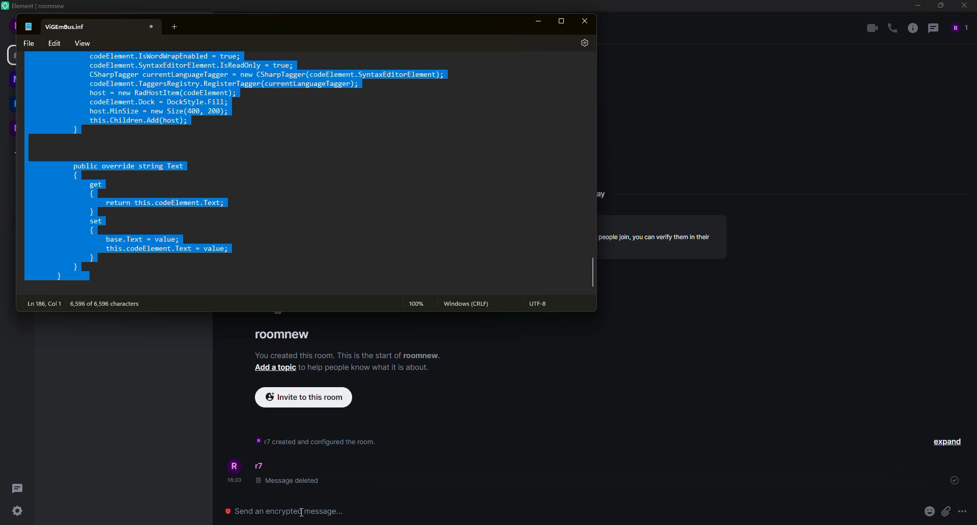 This screenshot has height=525, width=977. I want to click on profile, so click(236, 465).